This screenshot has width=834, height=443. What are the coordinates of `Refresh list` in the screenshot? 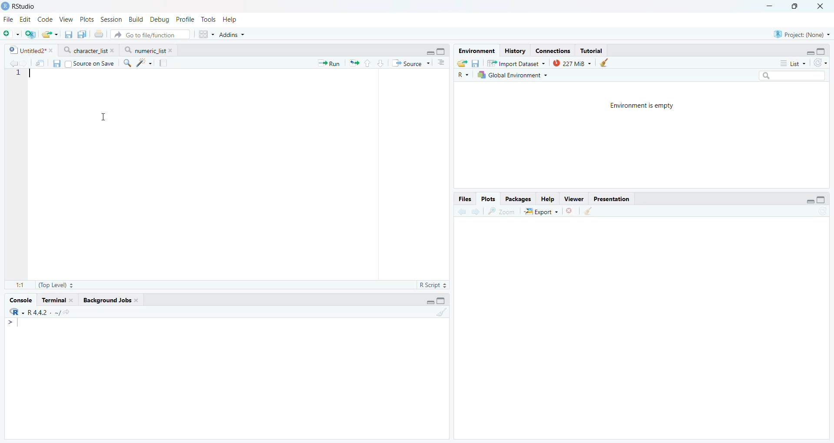 It's located at (821, 212).